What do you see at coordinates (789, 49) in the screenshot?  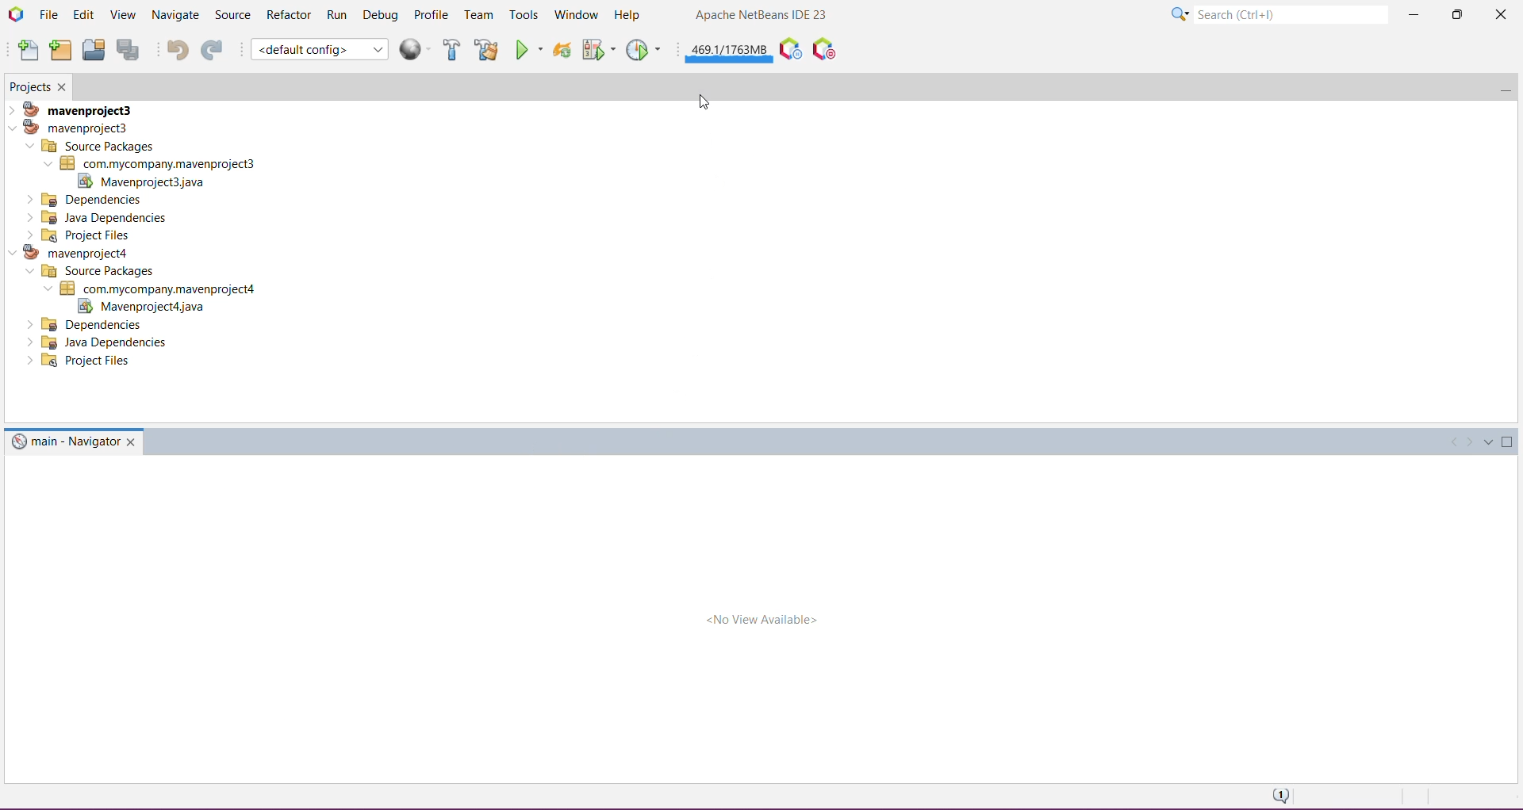 I see `Profile the IDE` at bounding box center [789, 49].